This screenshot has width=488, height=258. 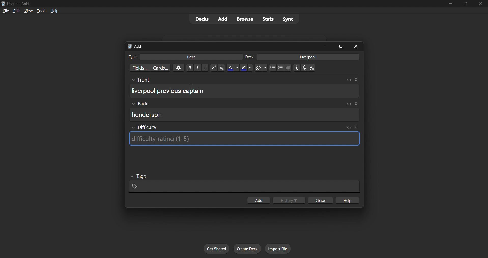 What do you see at coordinates (160, 68) in the screenshot?
I see `customize card templates` at bounding box center [160, 68].